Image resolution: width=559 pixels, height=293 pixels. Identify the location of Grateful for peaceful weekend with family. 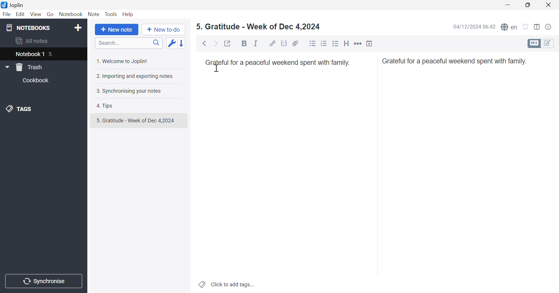
(456, 62).